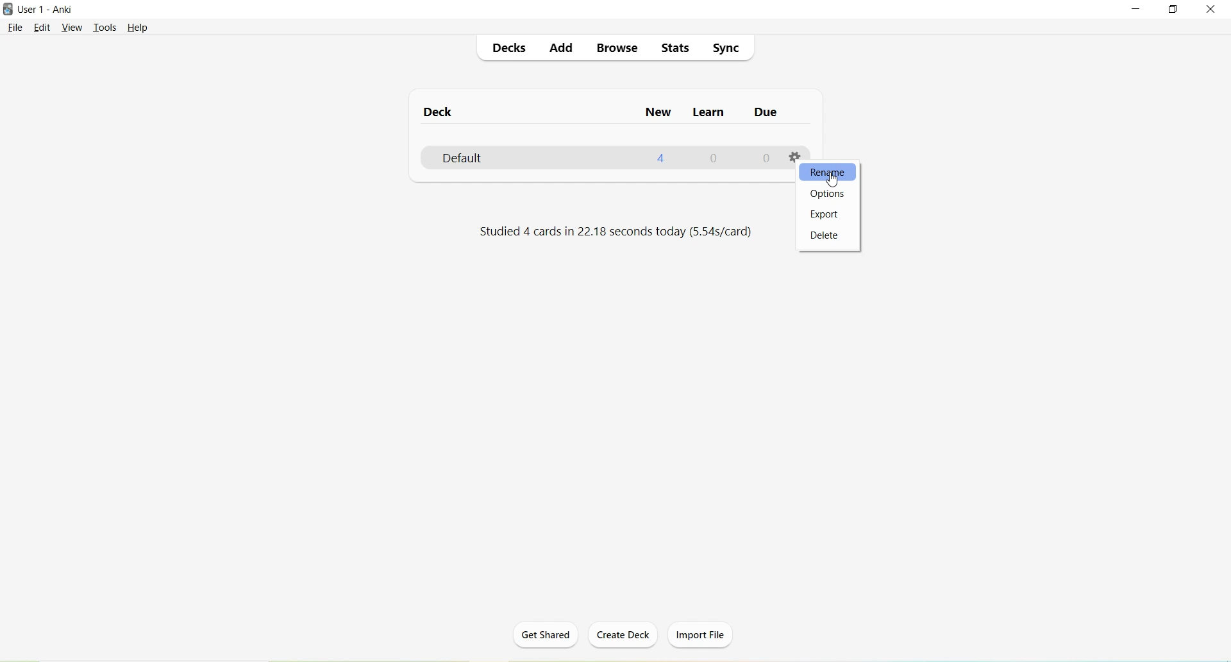 This screenshot has height=662, width=1231. What do you see at coordinates (71, 28) in the screenshot?
I see `View` at bounding box center [71, 28].